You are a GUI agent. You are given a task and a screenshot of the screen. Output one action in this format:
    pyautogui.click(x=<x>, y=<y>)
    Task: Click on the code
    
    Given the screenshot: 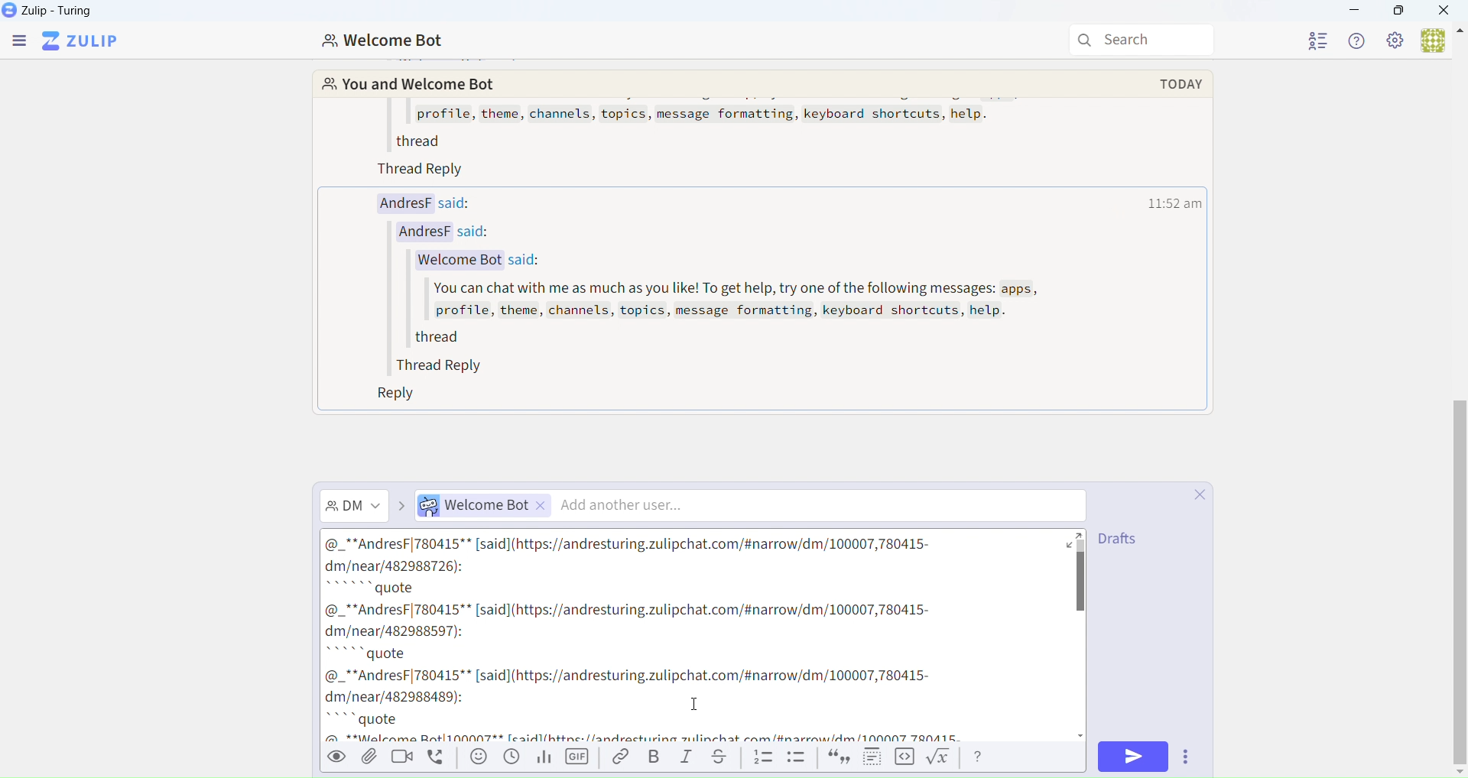 What is the action you would take?
    pyautogui.click(x=905, y=759)
    